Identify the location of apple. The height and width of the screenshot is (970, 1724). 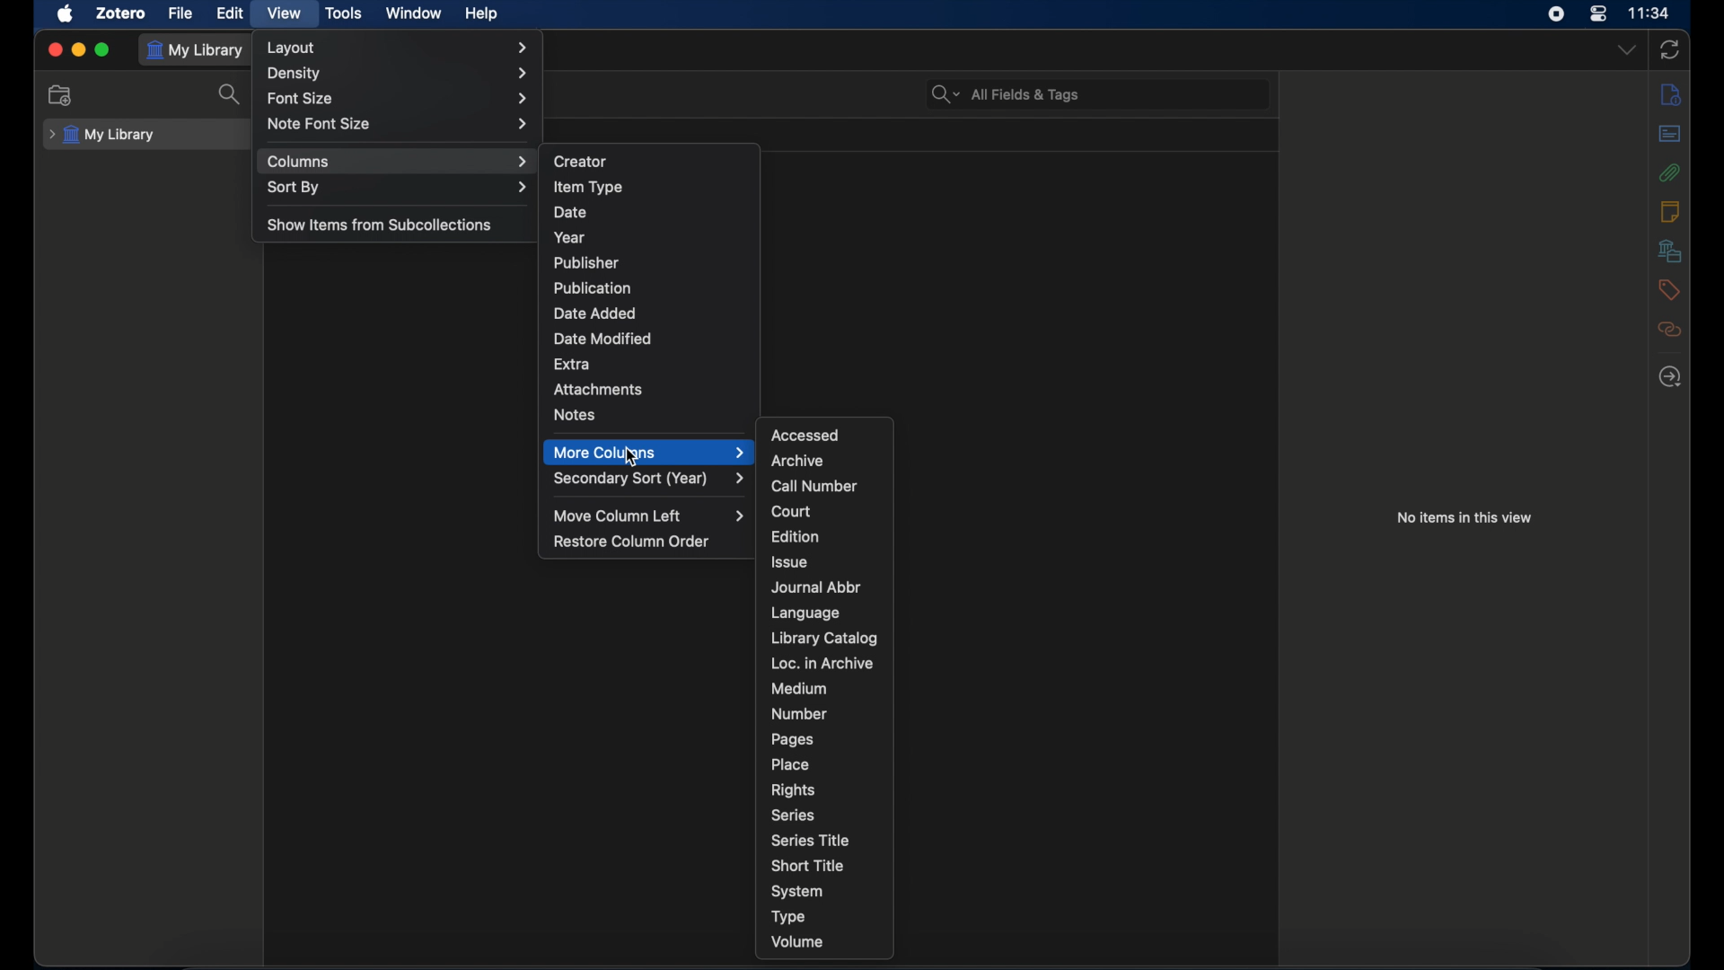
(66, 14).